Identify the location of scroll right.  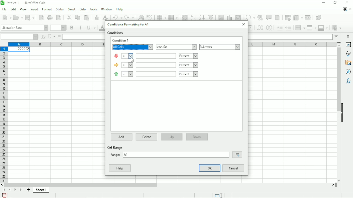
(333, 184).